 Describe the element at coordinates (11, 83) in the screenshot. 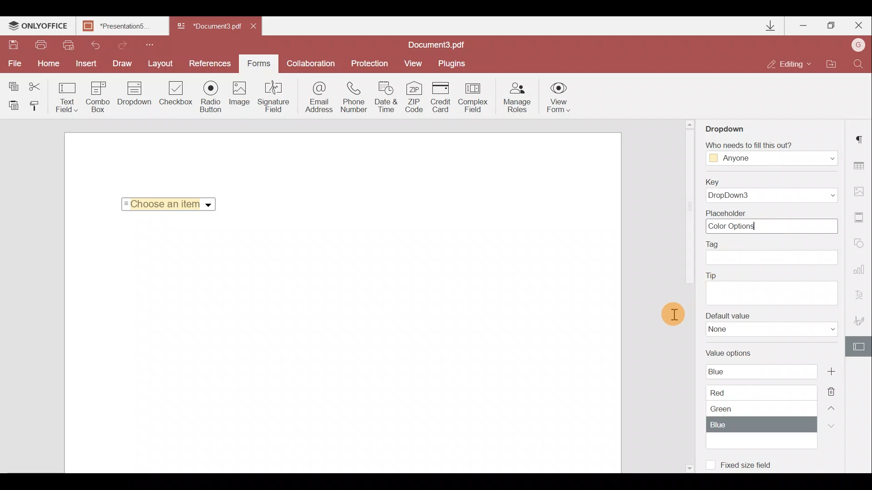

I see `Copy` at that location.